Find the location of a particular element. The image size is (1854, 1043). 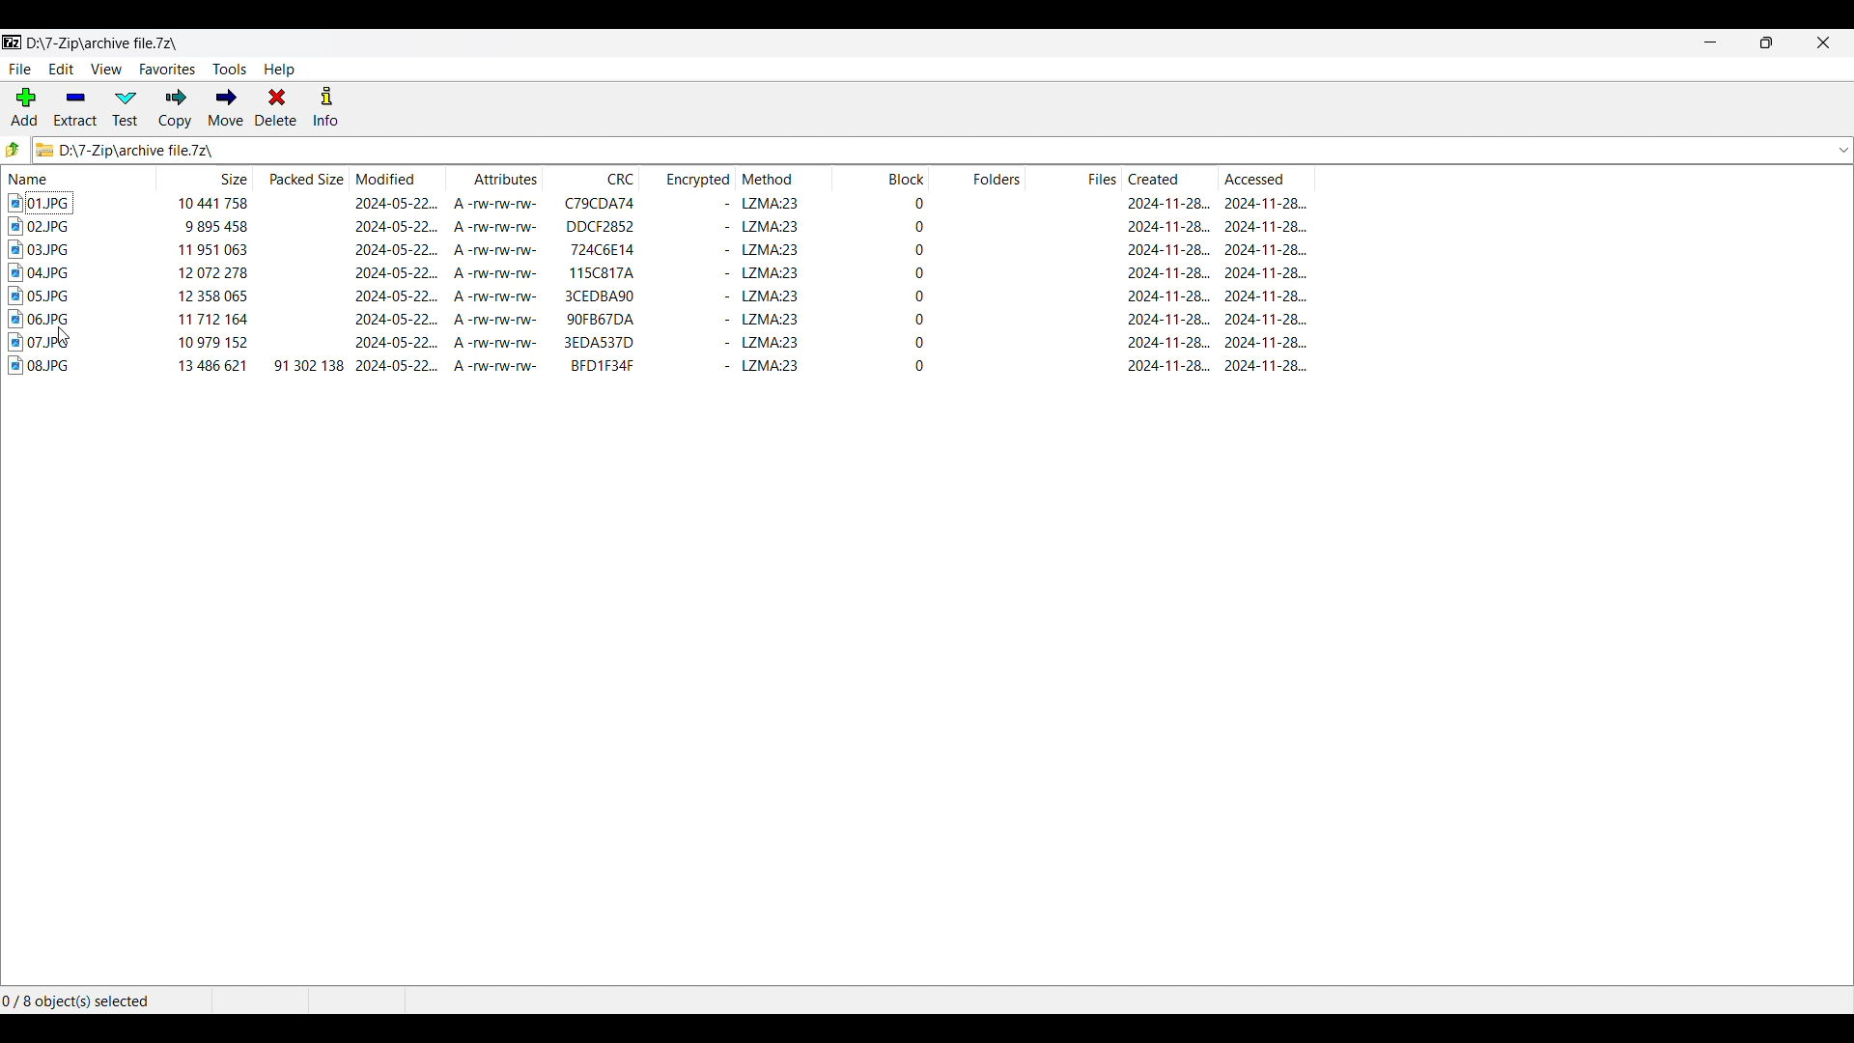

CRC is located at coordinates (600, 203).